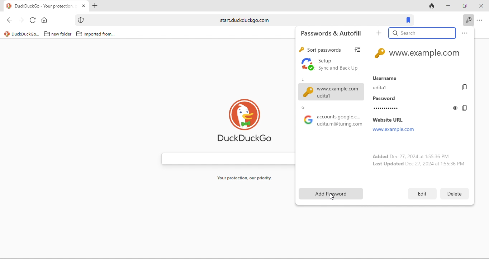 This screenshot has height=259, width=489. What do you see at coordinates (245, 119) in the screenshot?
I see `duck duck go logo` at bounding box center [245, 119].